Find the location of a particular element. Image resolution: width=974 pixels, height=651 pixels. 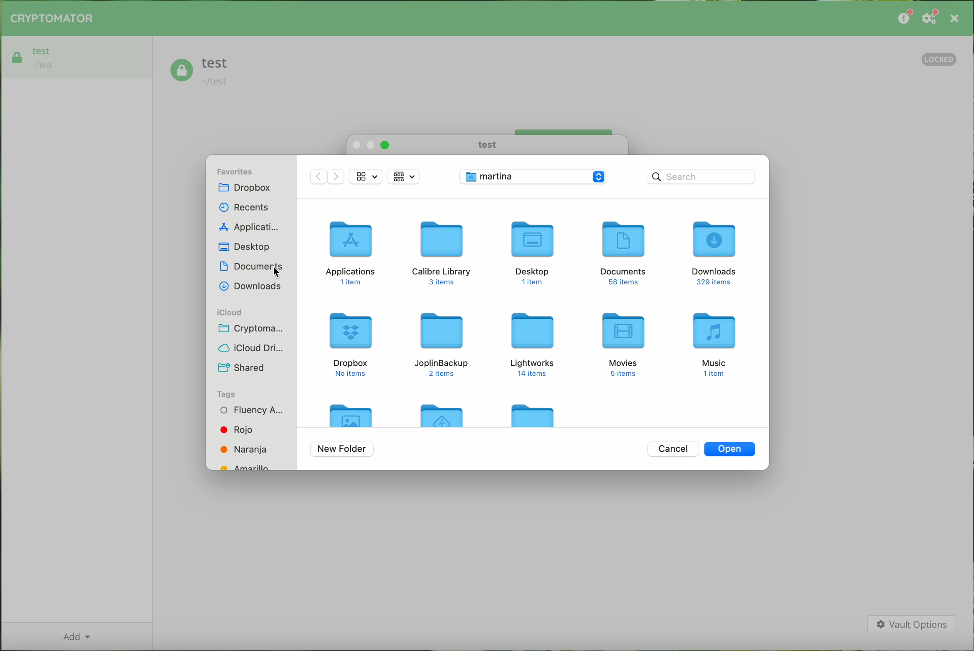

click on documents is located at coordinates (251, 268).